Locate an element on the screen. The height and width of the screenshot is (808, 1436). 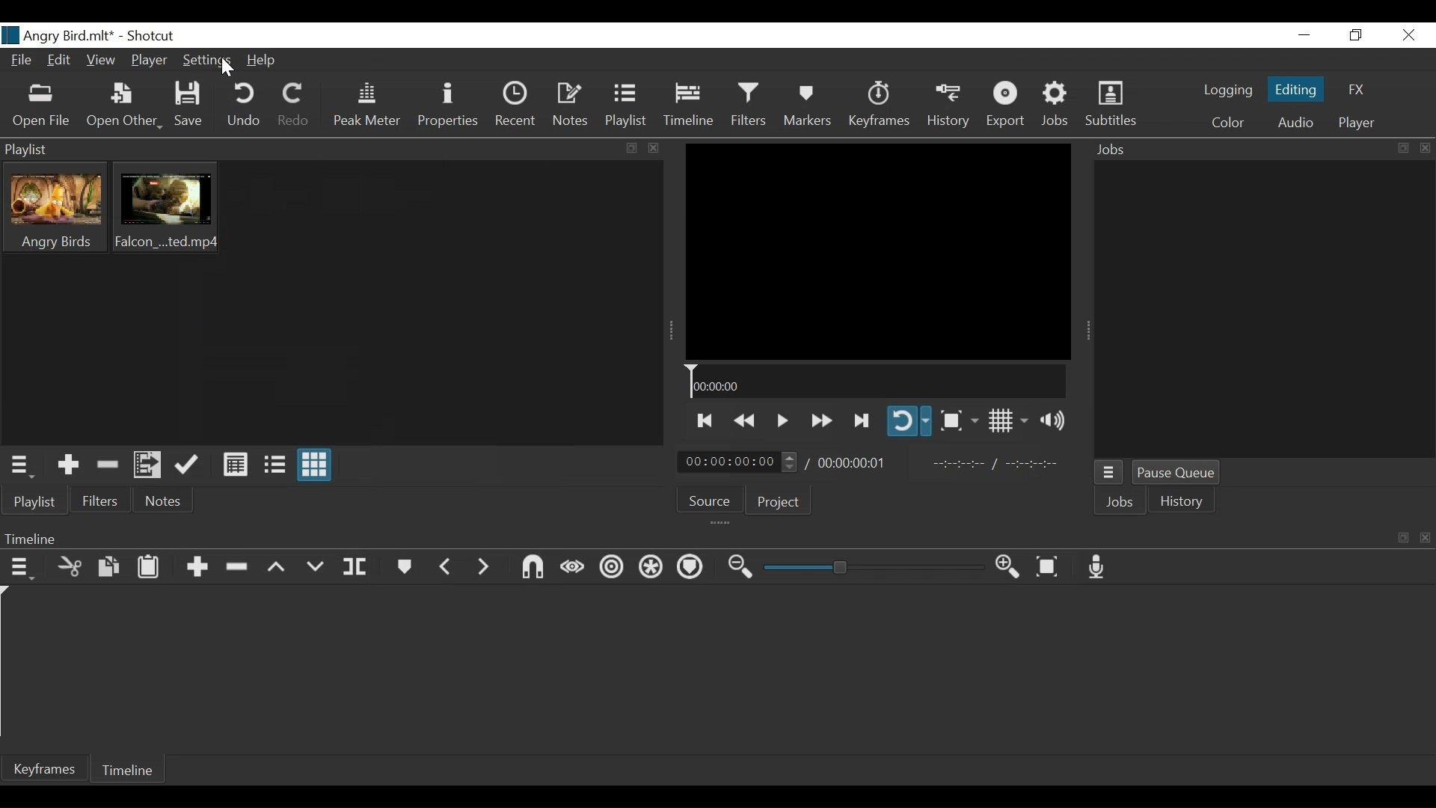
Add files to the playlist is located at coordinates (147, 465).